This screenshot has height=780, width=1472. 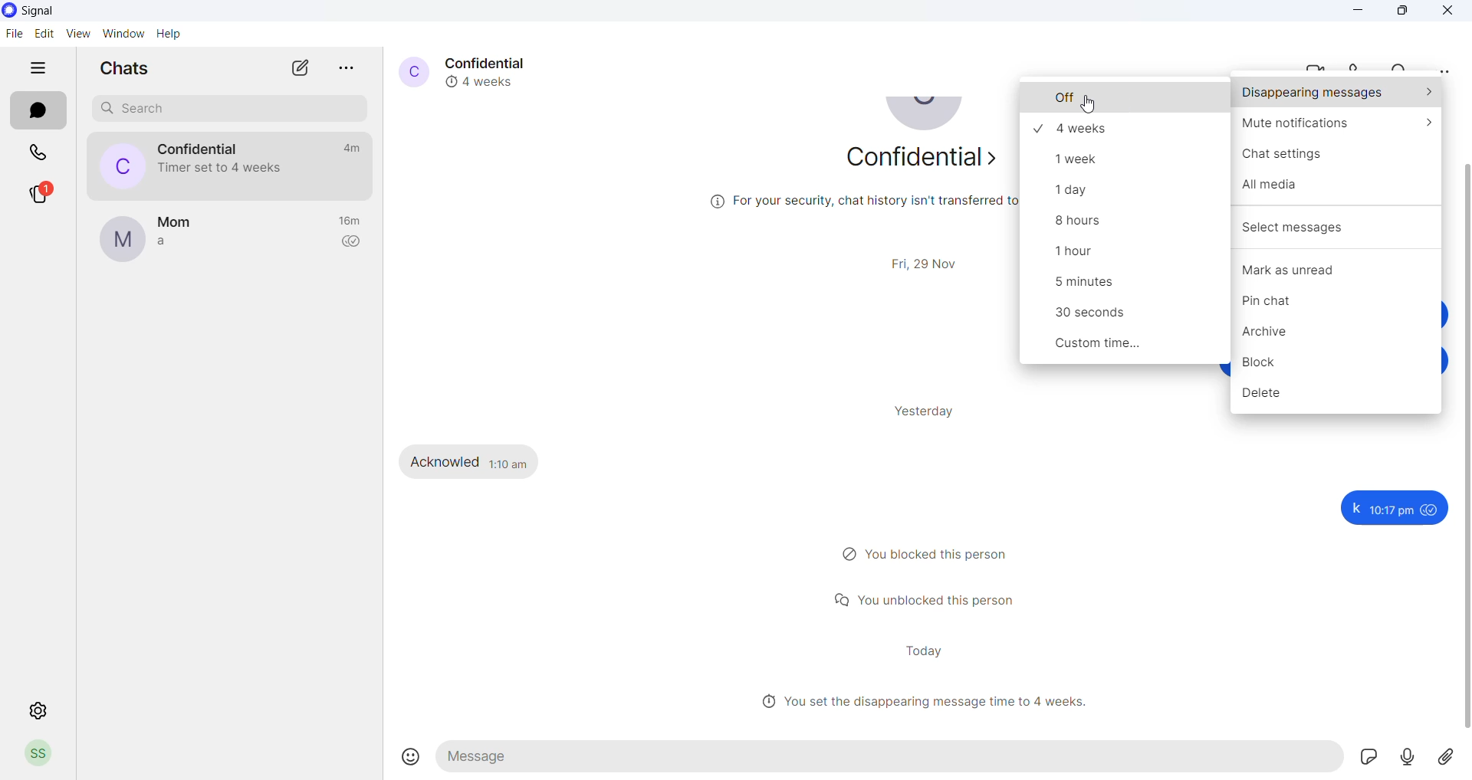 What do you see at coordinates (1332, 304) in the screenshot?
I see `pin chat` at bounding box center [1332, 304].